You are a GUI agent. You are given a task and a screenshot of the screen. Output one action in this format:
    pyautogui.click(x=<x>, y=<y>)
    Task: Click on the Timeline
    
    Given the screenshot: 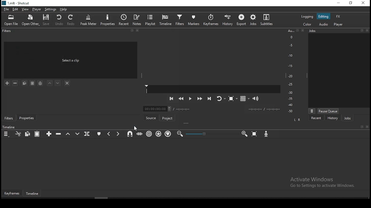 What is the action you would take?
    pyautogui.click(x=9, y=127)
    